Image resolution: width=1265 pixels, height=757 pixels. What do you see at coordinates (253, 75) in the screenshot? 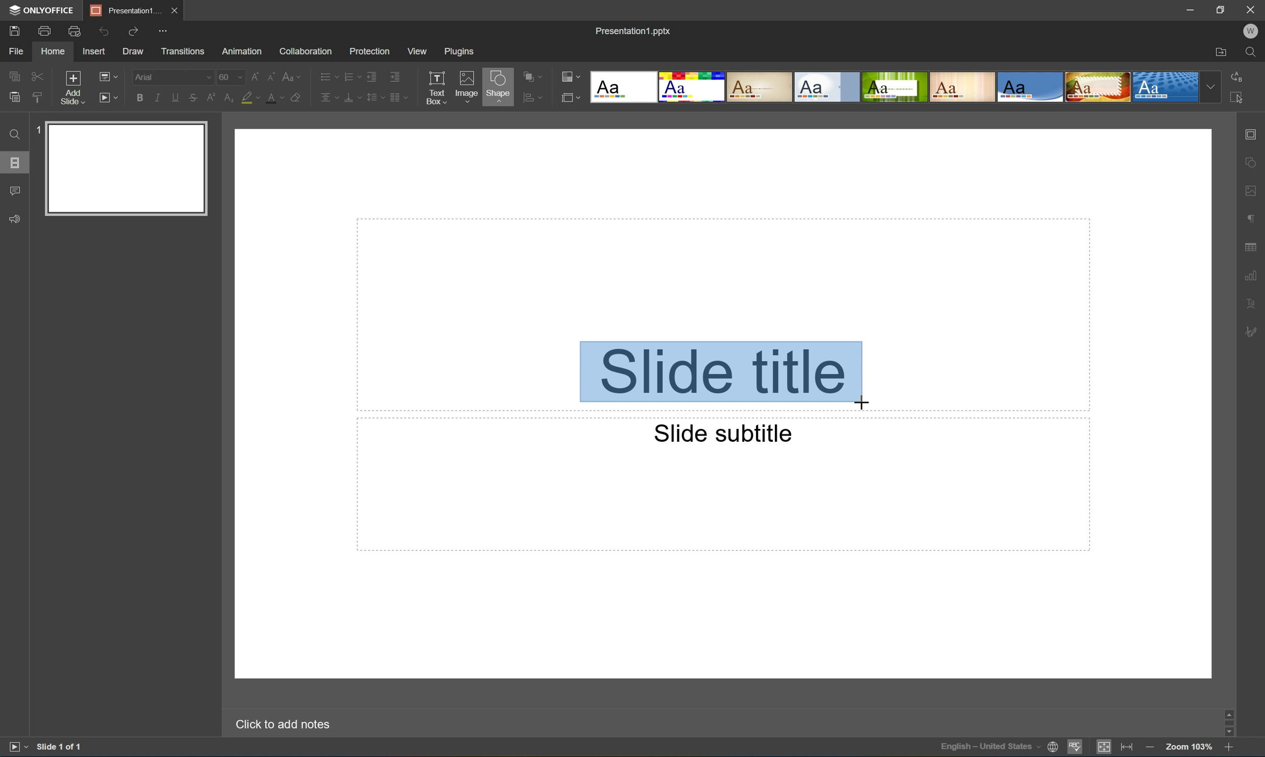
I see `Increment font size` at bounding box center [253, 75].